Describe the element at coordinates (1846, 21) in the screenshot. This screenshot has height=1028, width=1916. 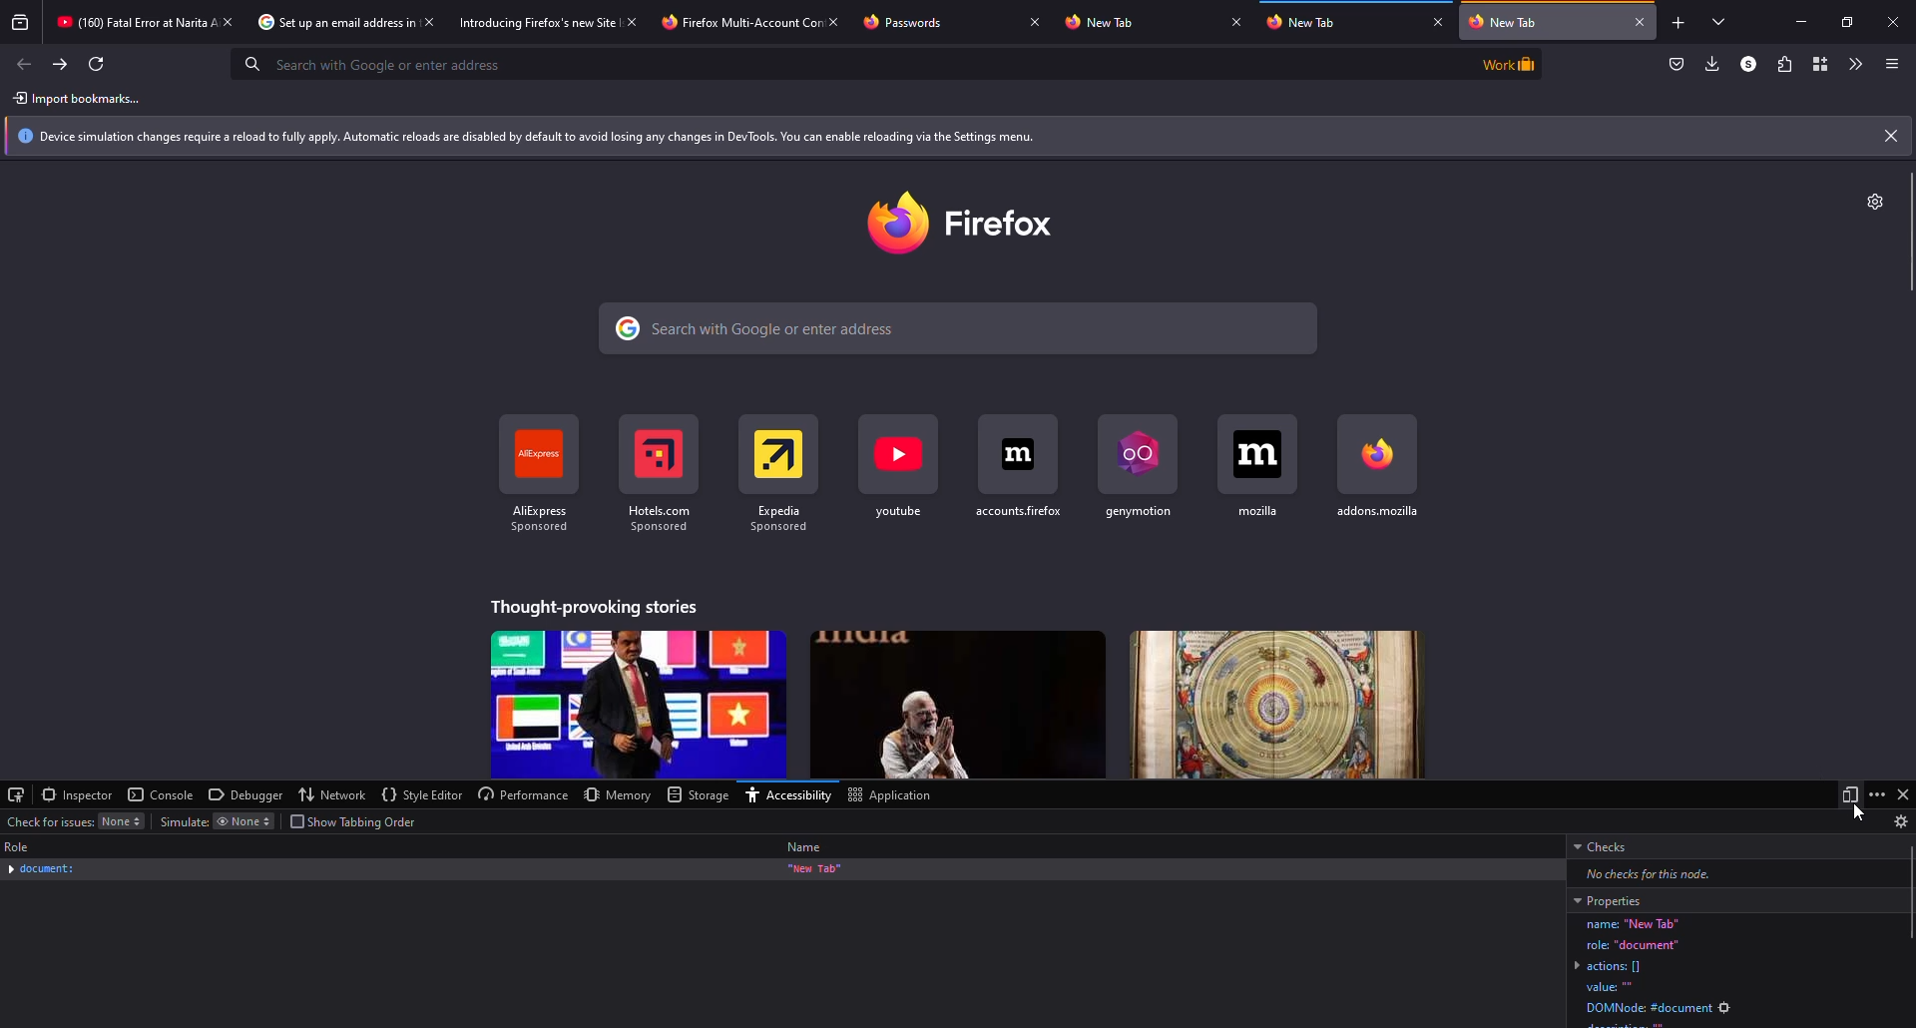
I see `maximize` at that location.